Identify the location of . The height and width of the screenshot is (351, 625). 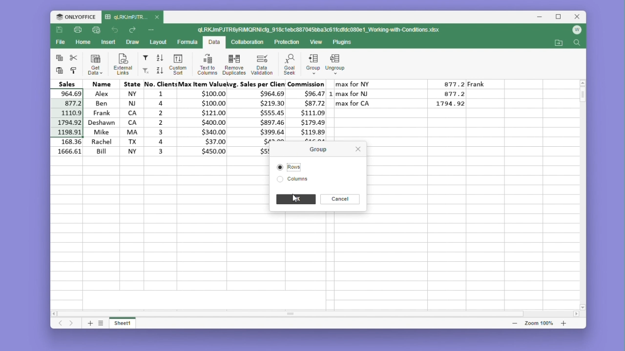
(84, 42).